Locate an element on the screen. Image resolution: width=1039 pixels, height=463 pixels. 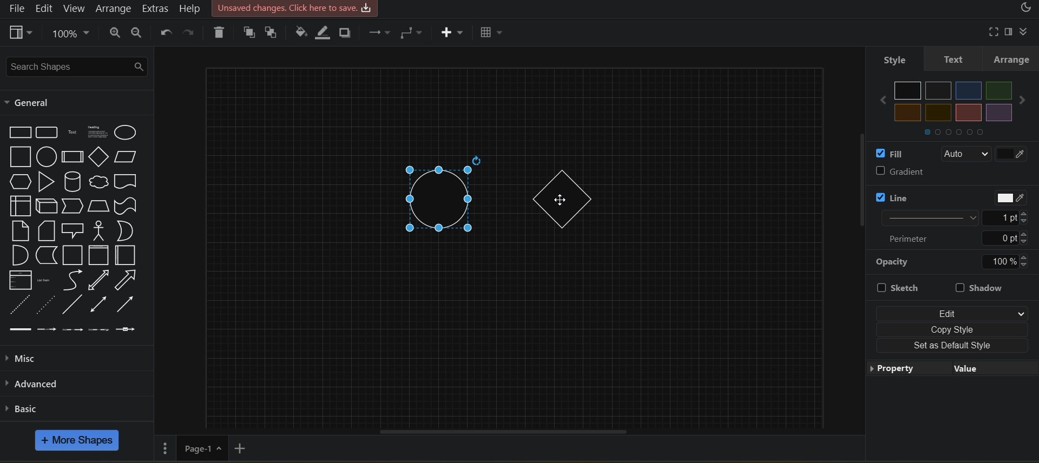
Bidirection Arrow is located at coordinates (98, 280).